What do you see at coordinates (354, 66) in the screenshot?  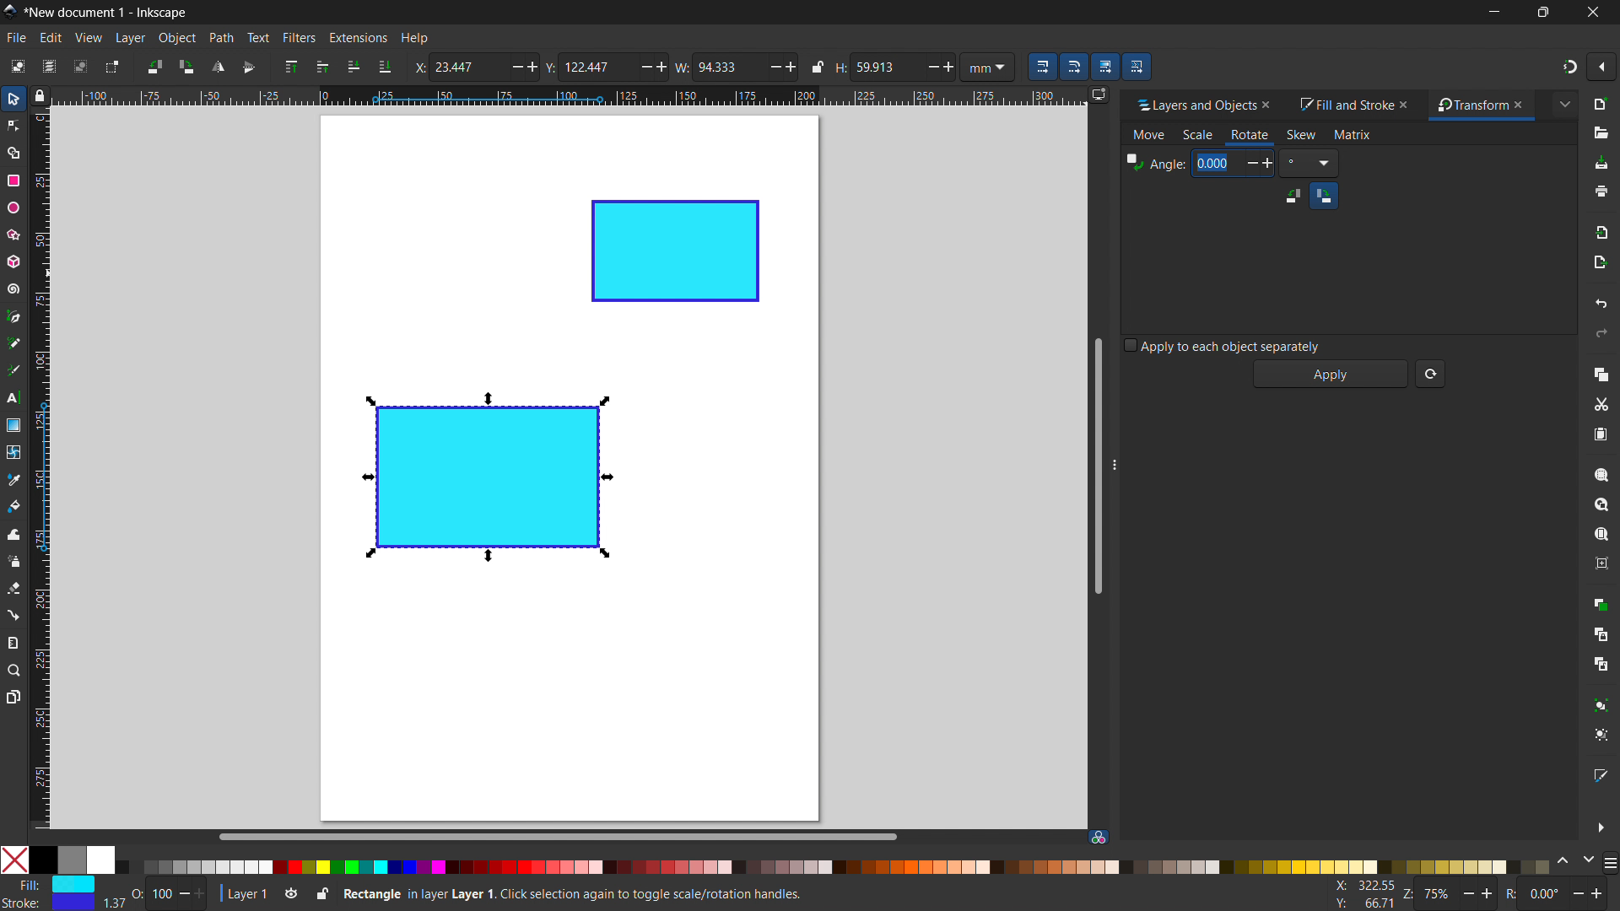 I see `lower` at bounding box center [354, 66].